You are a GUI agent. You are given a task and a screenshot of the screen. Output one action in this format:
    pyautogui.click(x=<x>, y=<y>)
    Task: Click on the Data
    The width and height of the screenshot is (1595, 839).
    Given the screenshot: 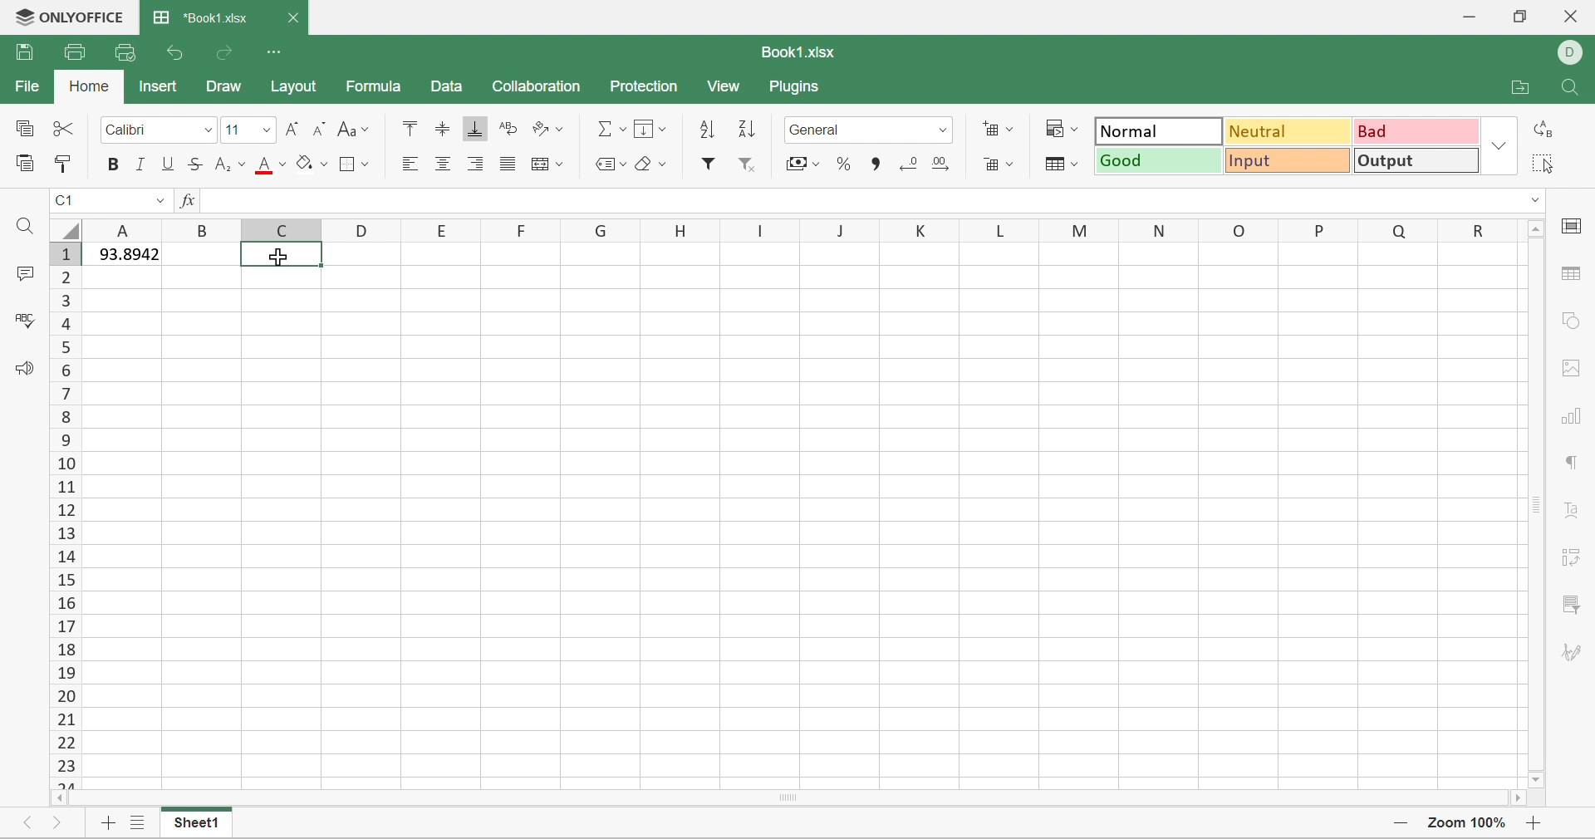 What is the action you would take?
    pyautogui.click(x=442, y=87)
    